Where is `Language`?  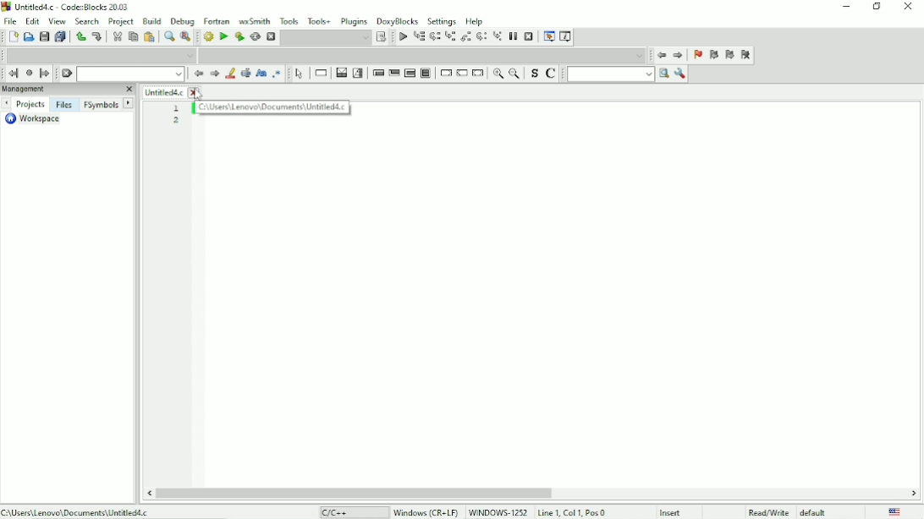 Language is located at coordinates (897, 511).